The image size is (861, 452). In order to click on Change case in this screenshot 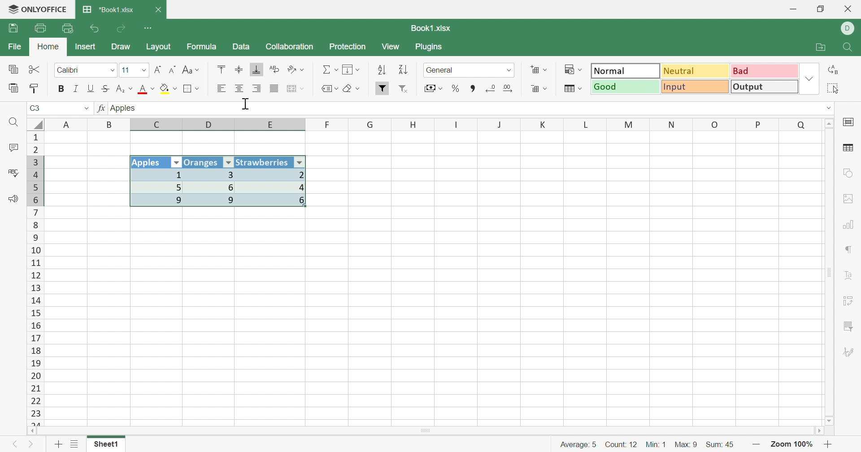, I will do `click(191, 70)`.